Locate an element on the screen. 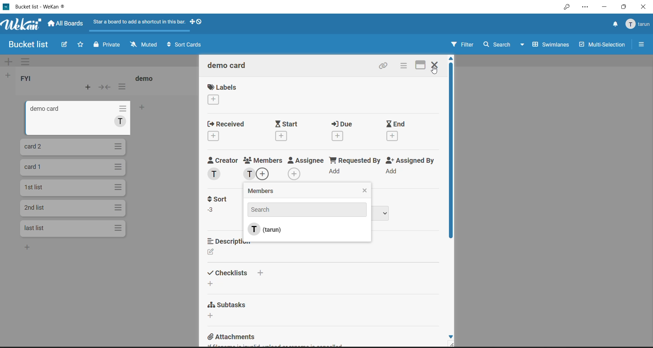 The width and height of the screenshot is (653, 348). card bottom of list is located at coordinates (40, 228).